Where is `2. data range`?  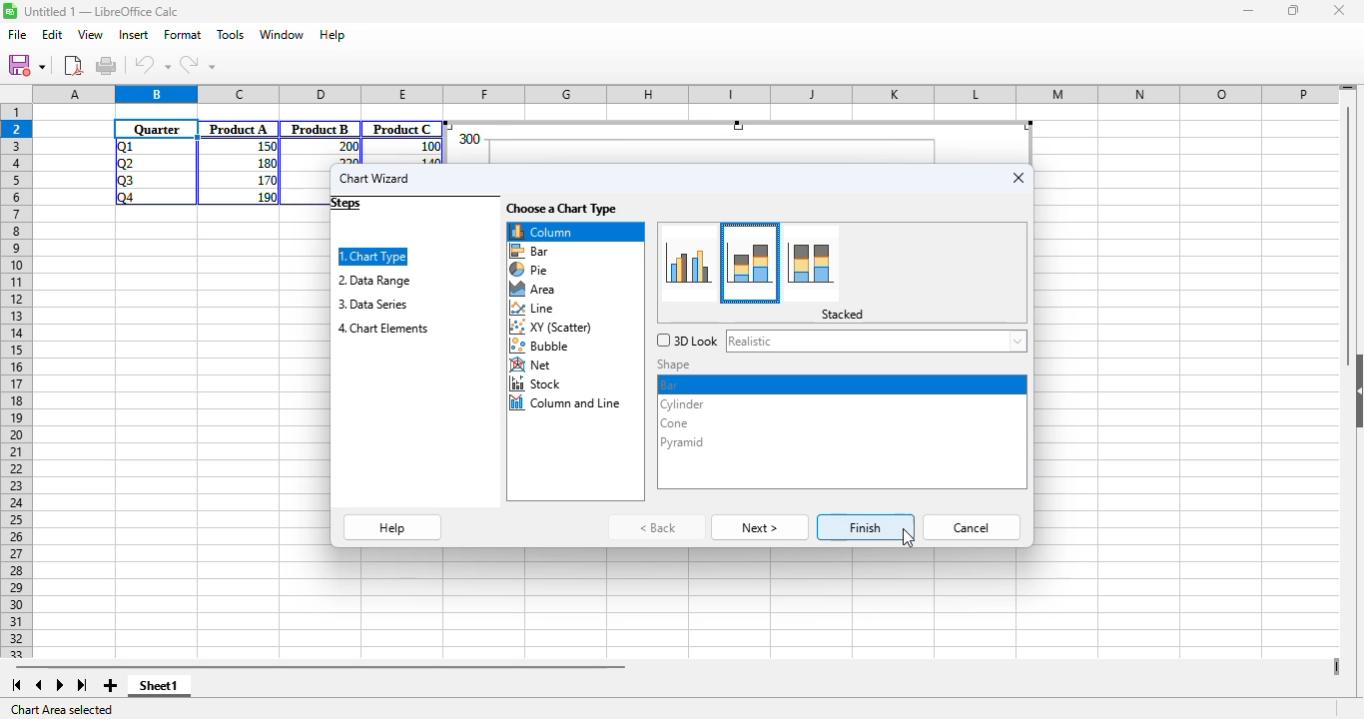
2. data range is located at coordinates (374, 280).